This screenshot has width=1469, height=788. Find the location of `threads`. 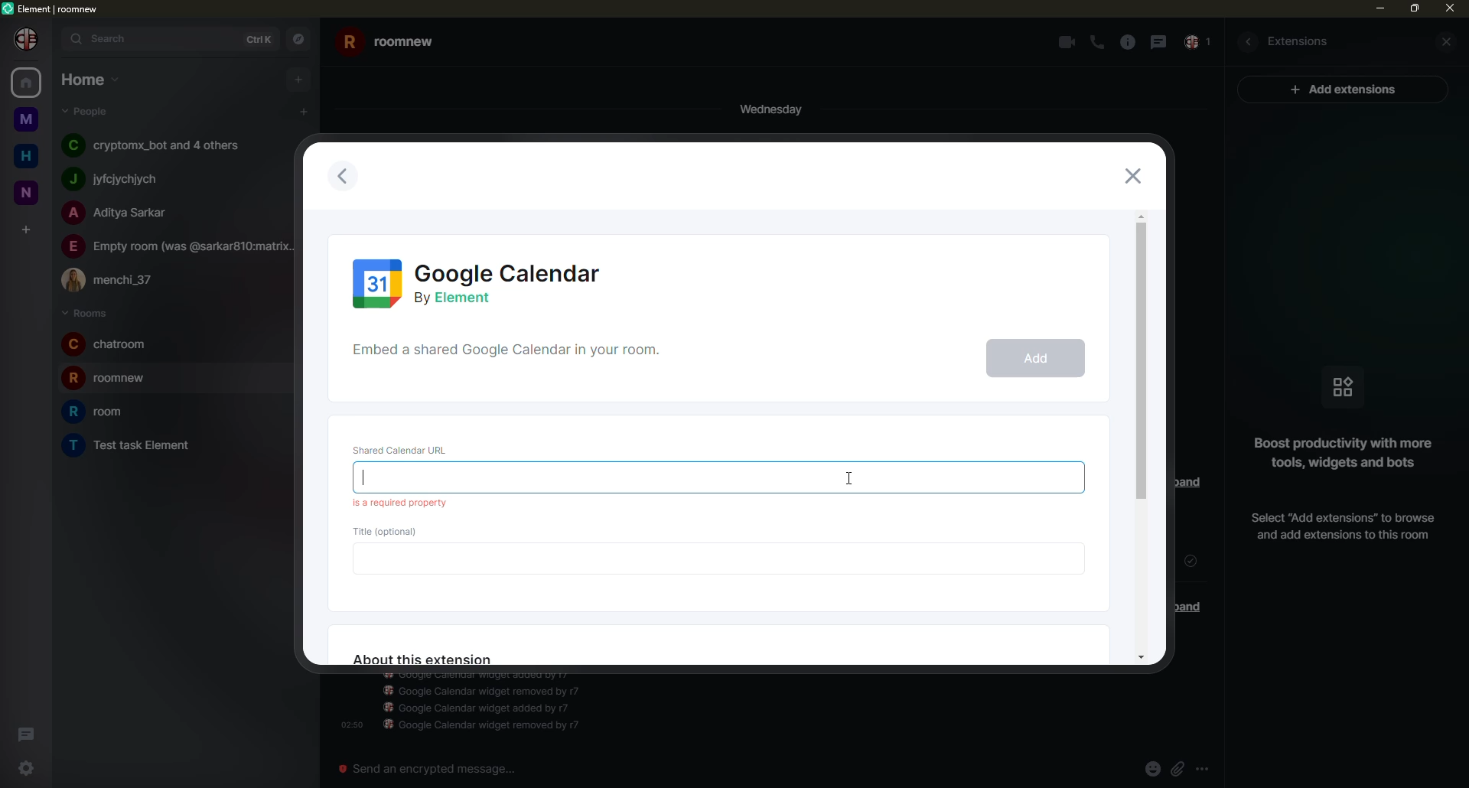

threads is located at coordinates (24, 731).